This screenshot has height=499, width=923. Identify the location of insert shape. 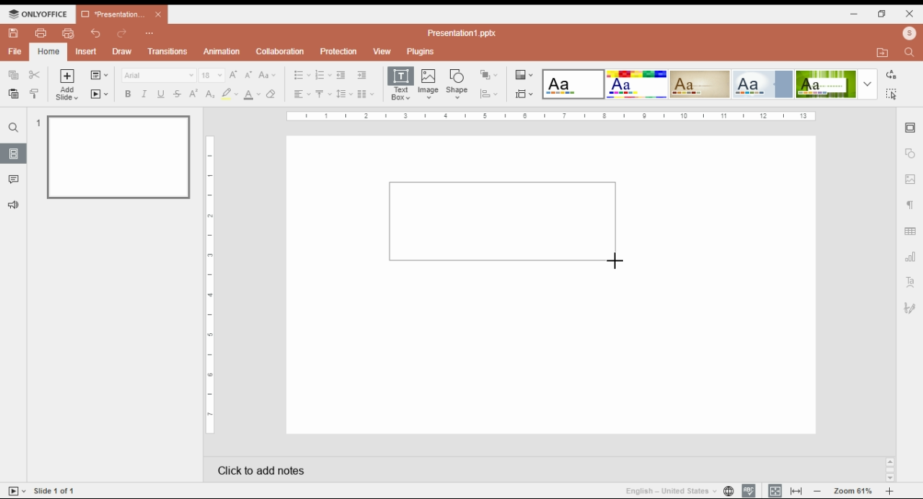
(456, 83).